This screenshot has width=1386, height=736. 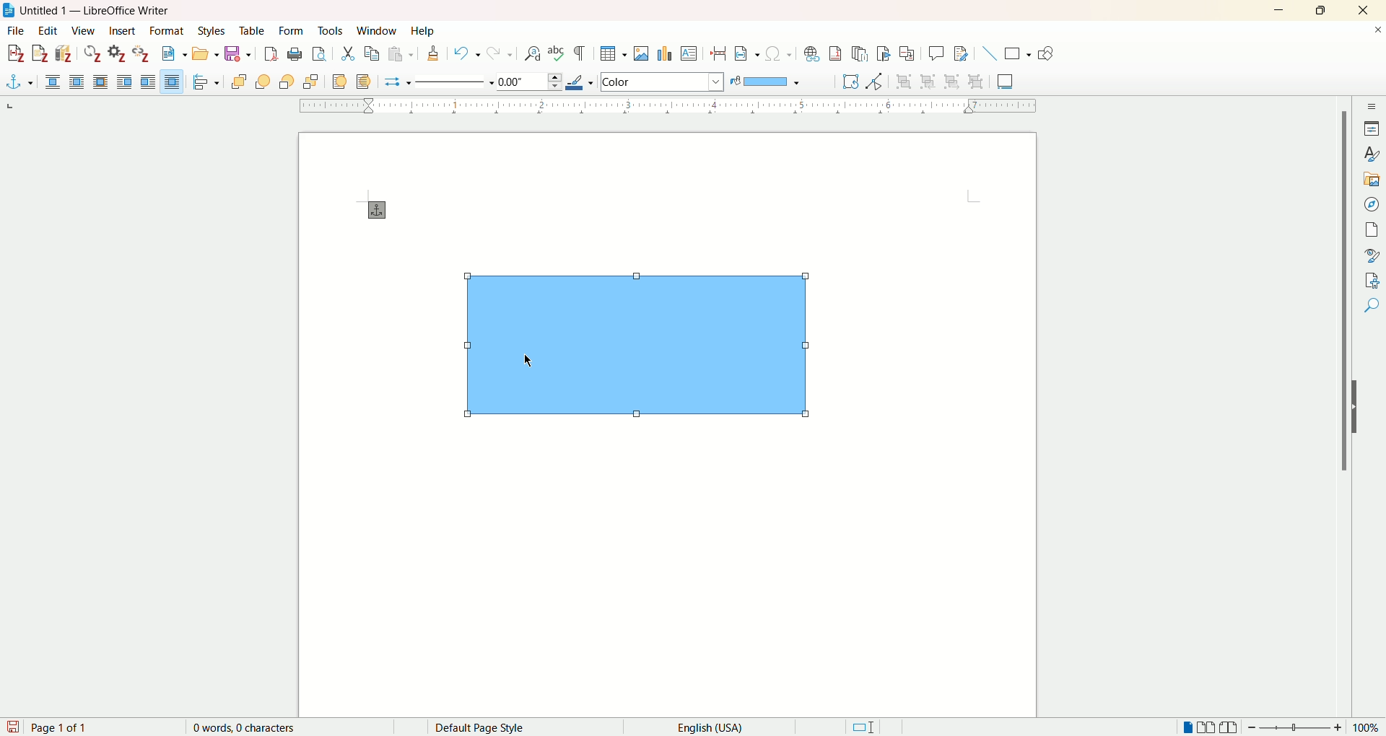 What do you see at coordinates (1369, 176) in the screenshot?
I see `gallery` at bounding box center [1369, 176].